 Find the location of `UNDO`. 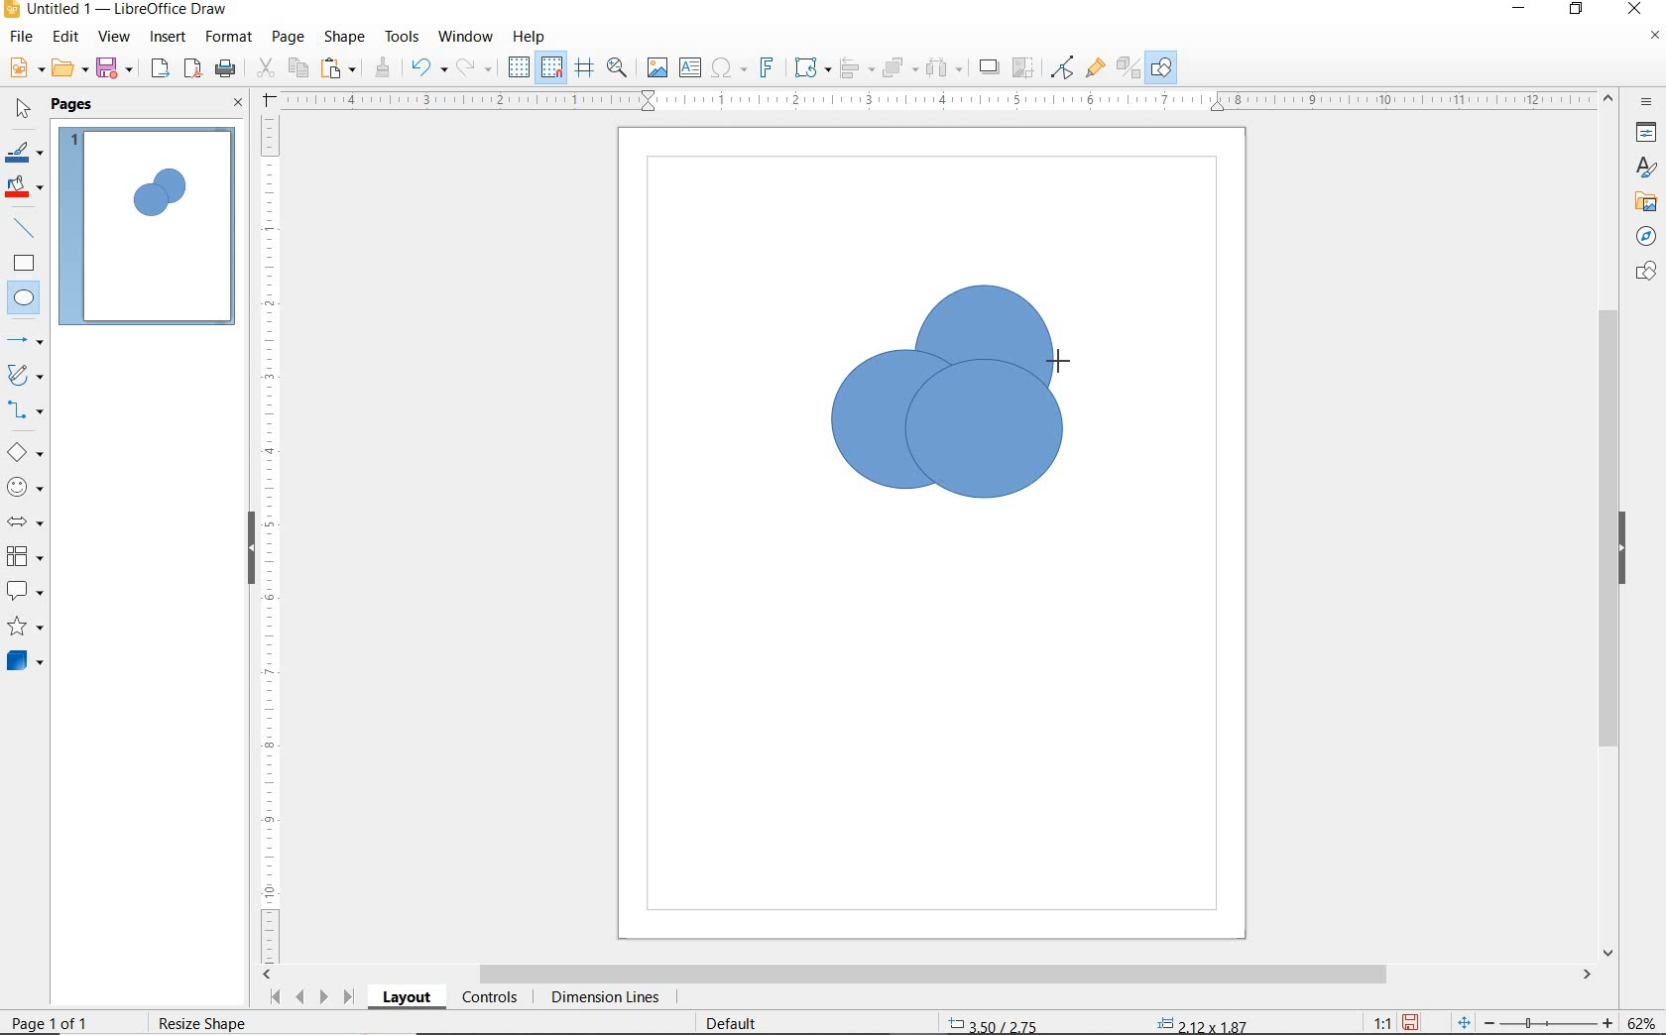

UNDO is located at coordinates (428, 69).